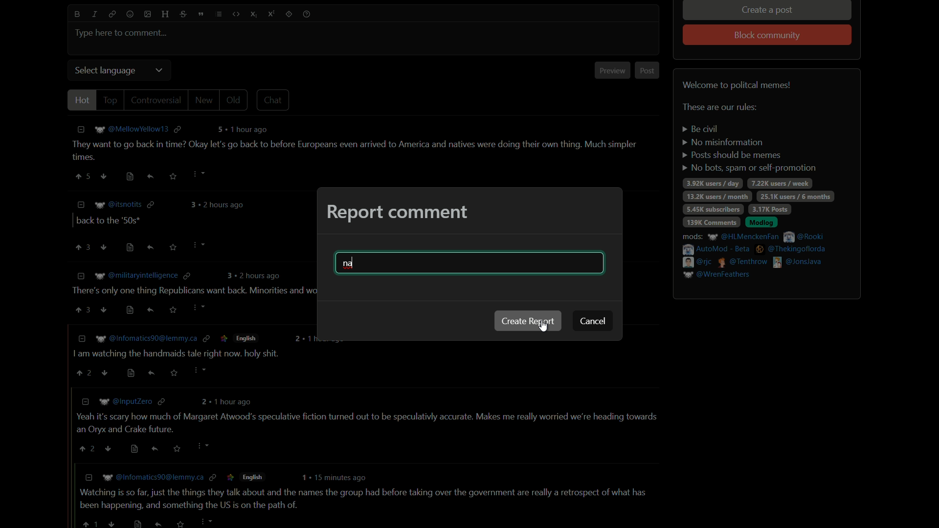 The height and width of the screenshot is (528, 939). What do you see at coordinates (77, 14) in the screenshot?
I see `bold` at bounding box center [77, 14].